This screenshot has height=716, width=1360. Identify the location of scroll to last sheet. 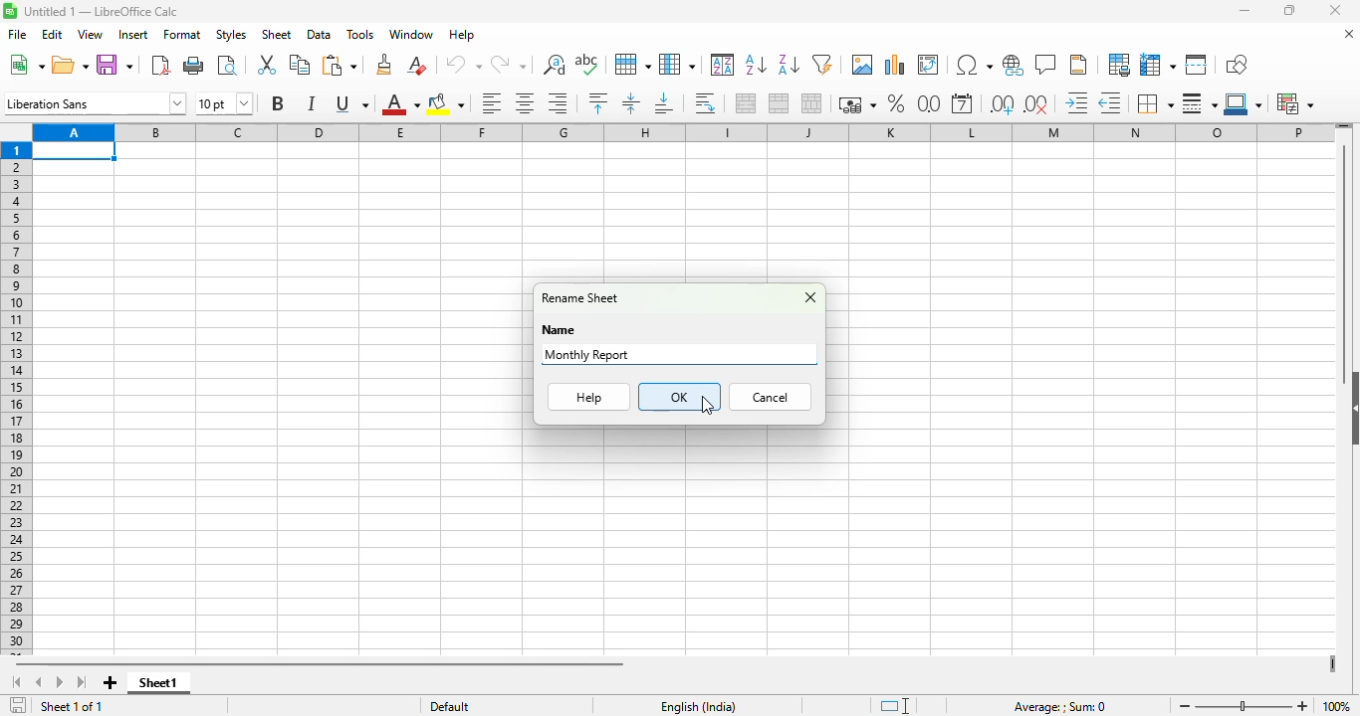
(82, 683).